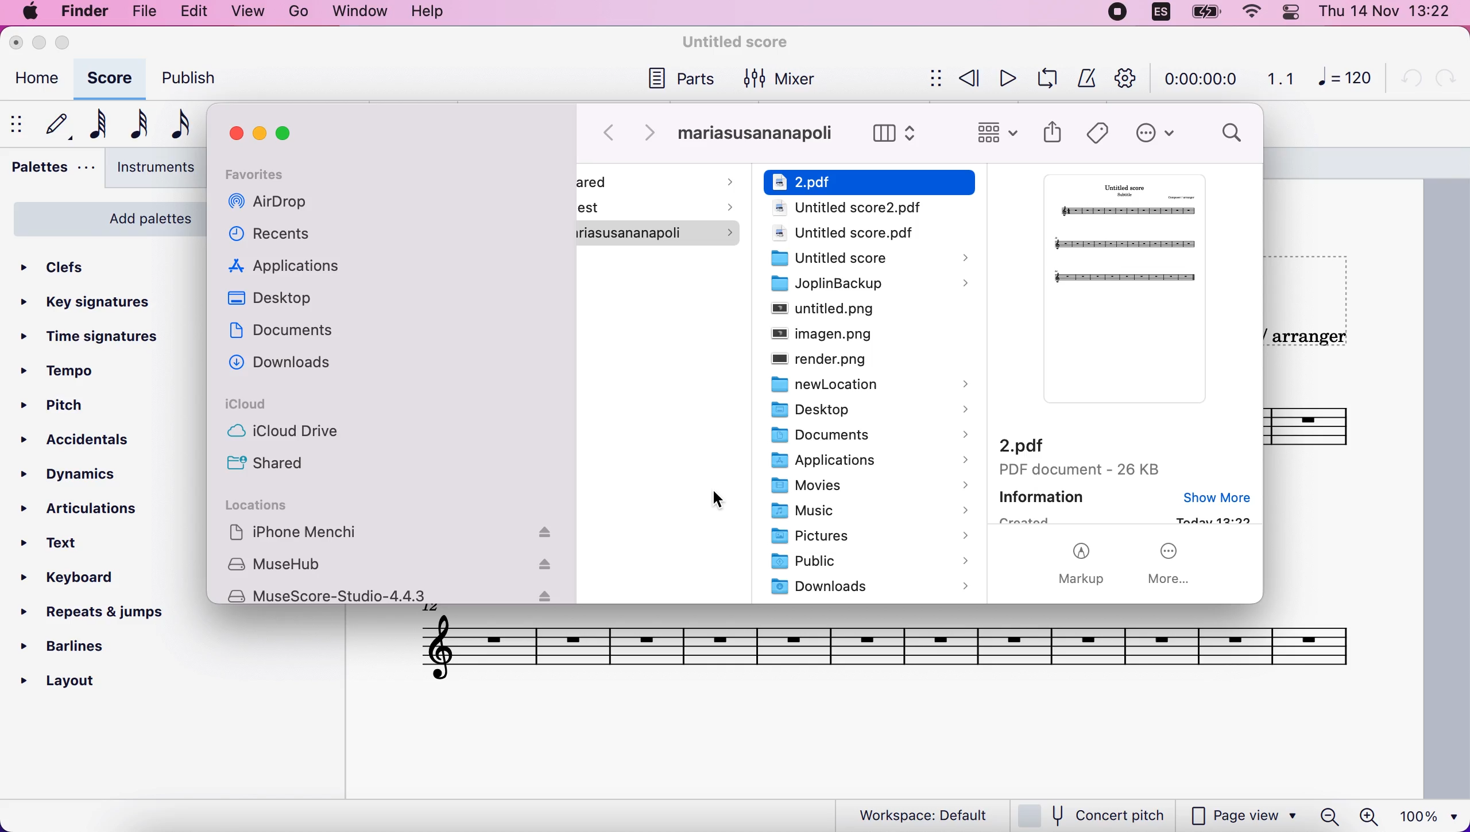  Describe the element at coordinates (84, 445) in the screenshot. I see `accidentals` at that location.